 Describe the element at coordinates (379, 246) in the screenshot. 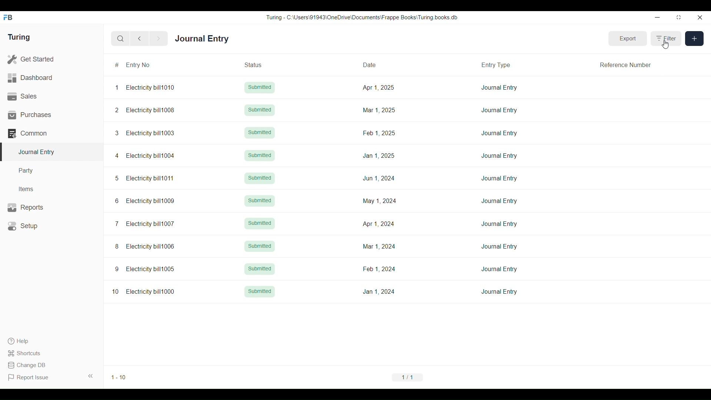

I see `Mar 1, 2024` at that location.